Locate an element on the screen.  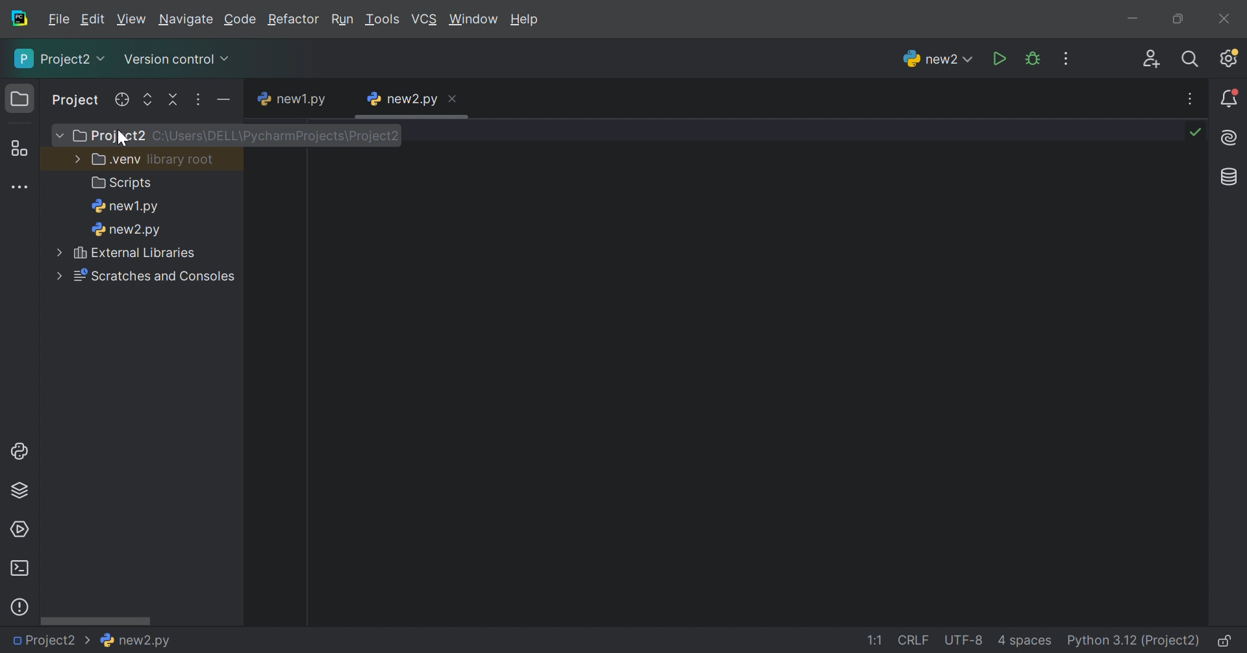
1:1 is located at coordinates (875, 641).